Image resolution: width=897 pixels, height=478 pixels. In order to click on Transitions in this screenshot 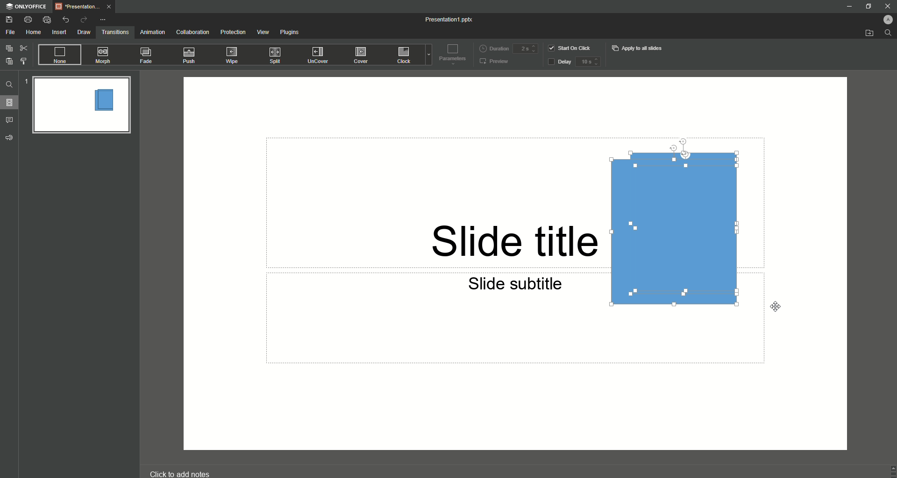, I will do `click(115, 31)`.